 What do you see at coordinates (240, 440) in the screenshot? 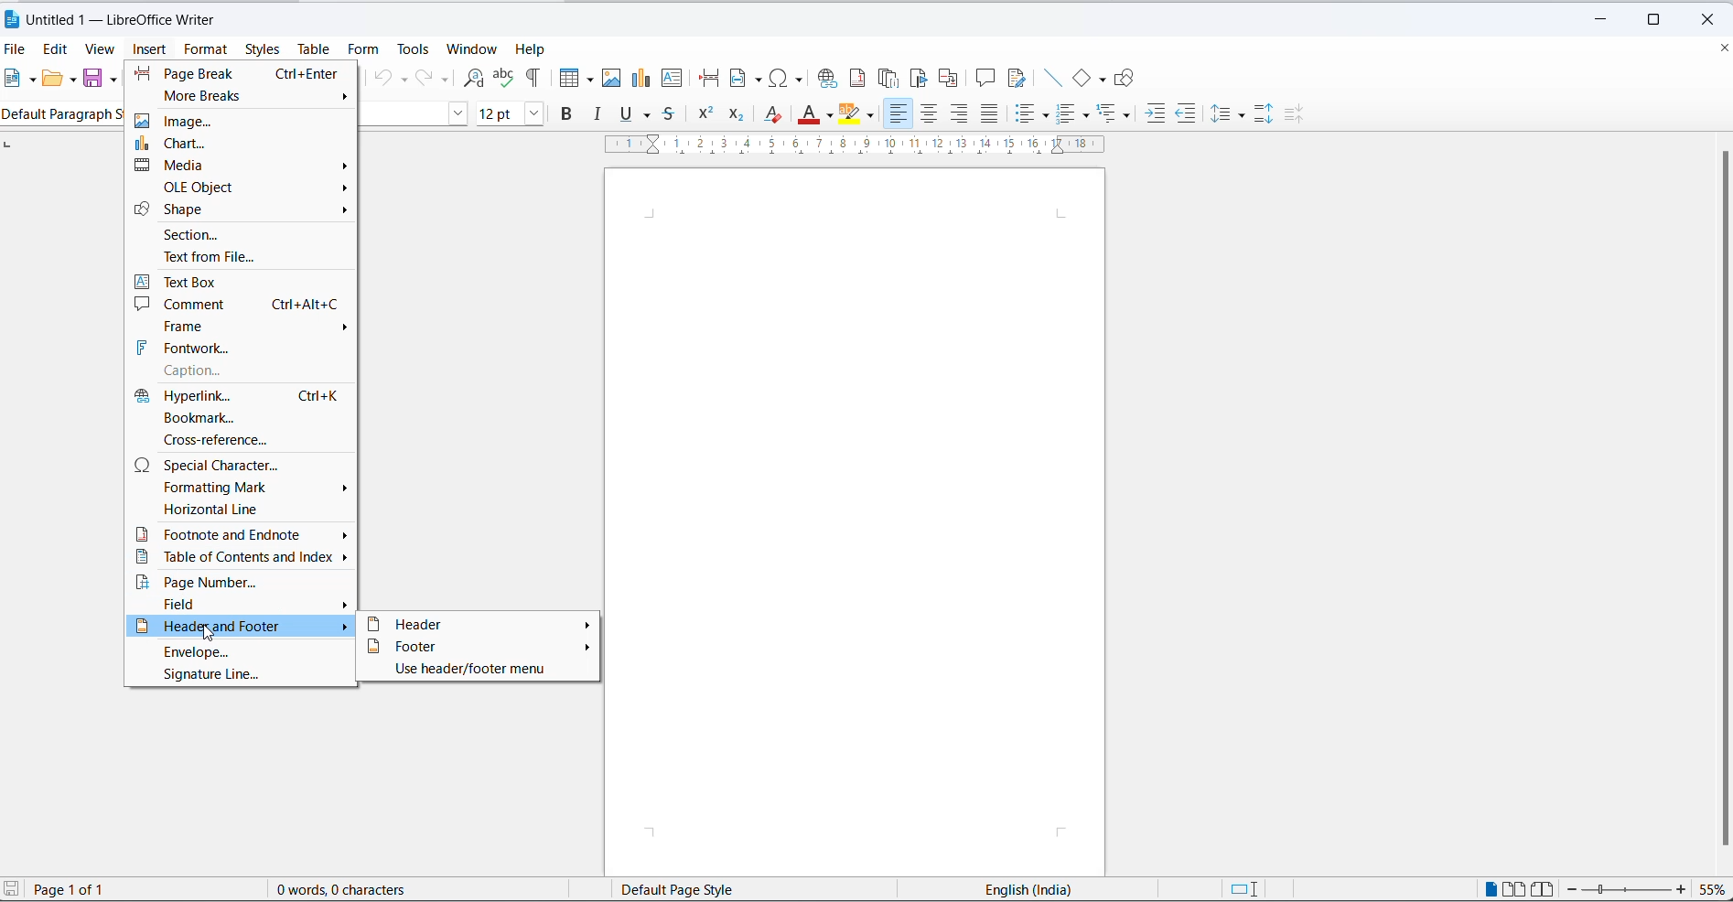
I see `cross-reference` at bounding box center [240, 440].